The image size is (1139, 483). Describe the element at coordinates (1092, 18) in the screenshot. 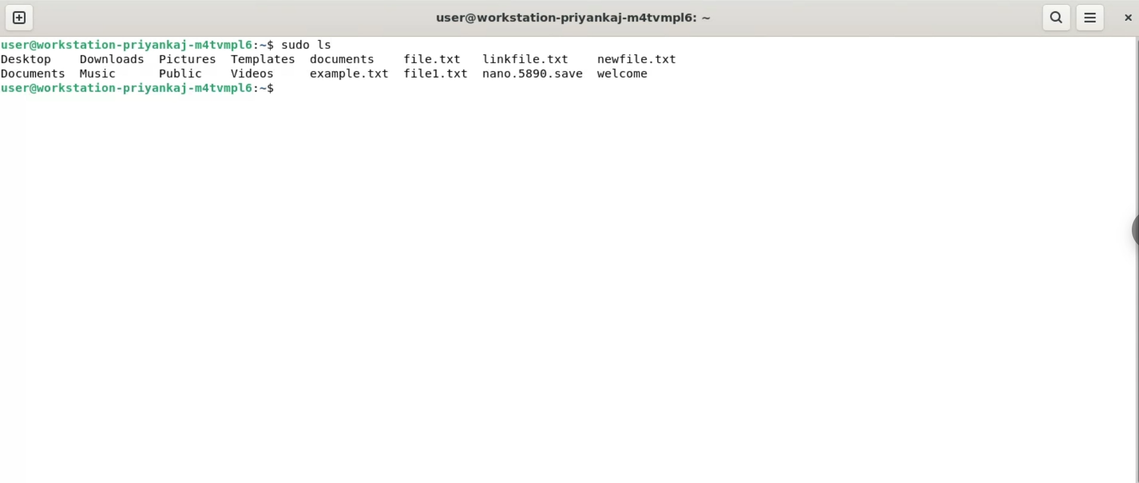

I see `menu` at that location.